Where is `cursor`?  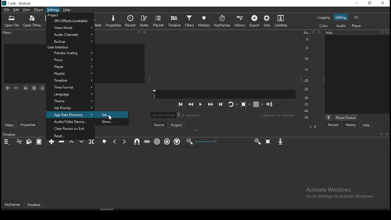
cursor is located at coordinates (112, 118).